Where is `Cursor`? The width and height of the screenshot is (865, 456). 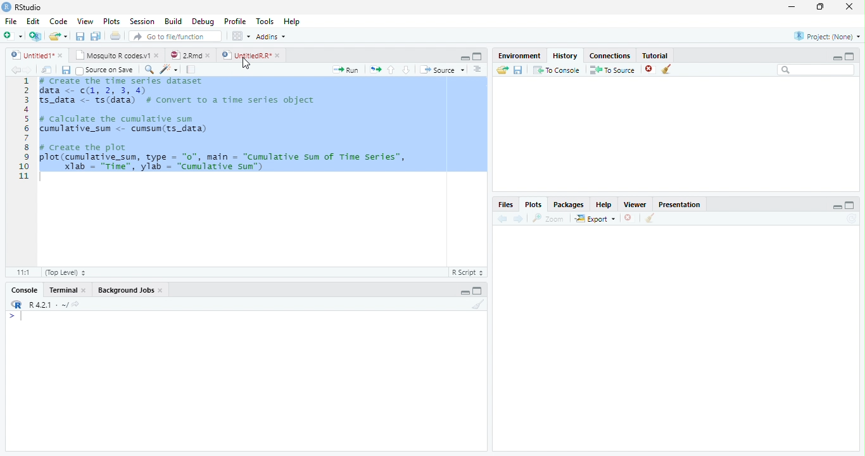
Cursor is located at coordinates (43, 61).